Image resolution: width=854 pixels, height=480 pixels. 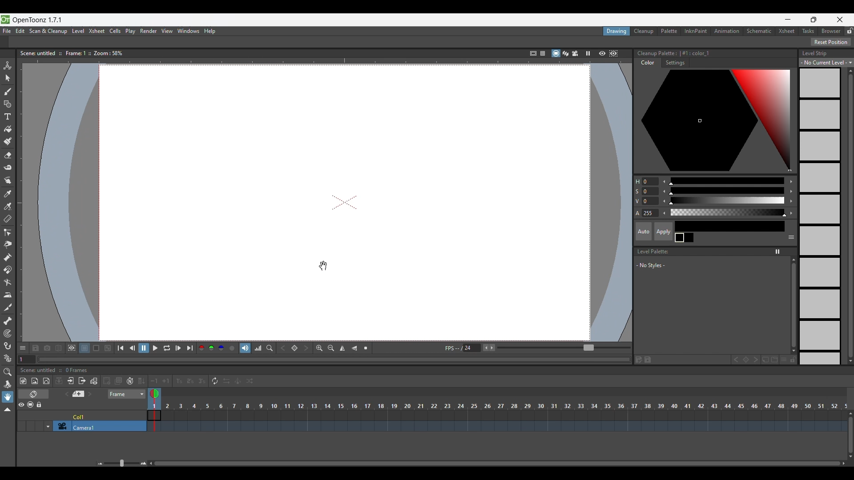 I want to click on Black background, so click(x=96, y=348).